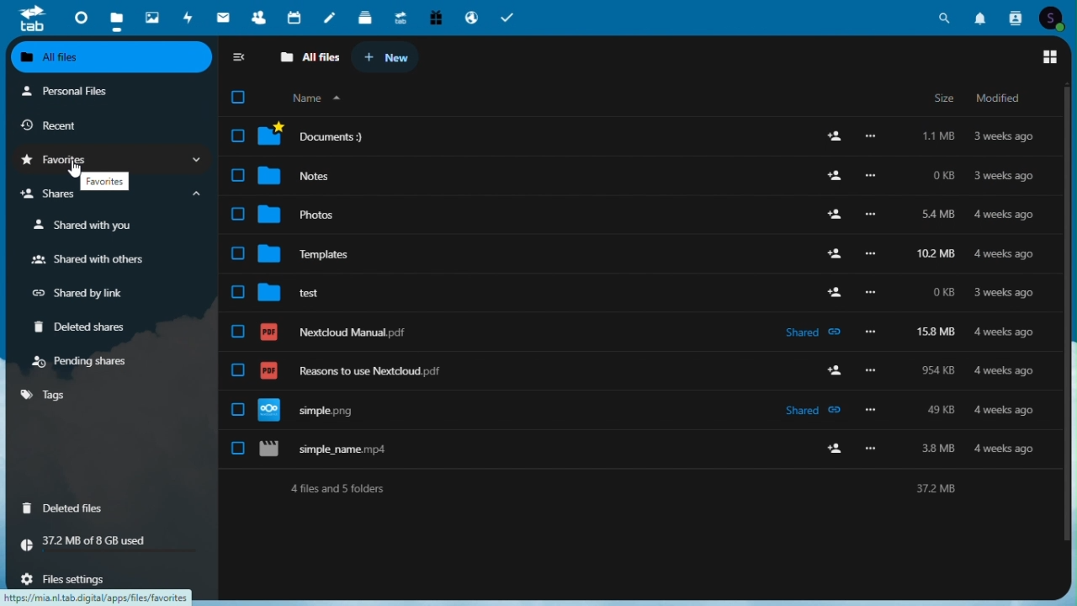 The height and width of the screenshot is (606, 1077). What do you see at coordinates (512, 16) in the screenshot?
I see `Task ` at bounding box center [512, 16].